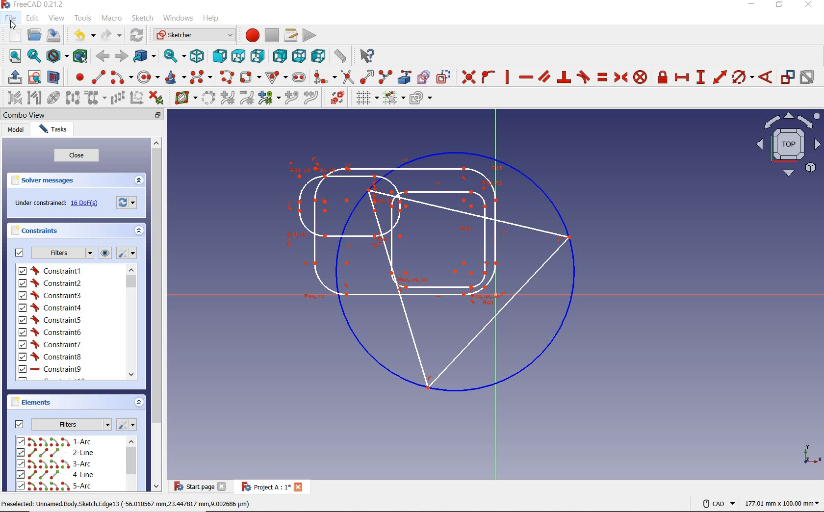 This screenshot has height=512, width=824. I want to click on forward, so click(121, 55).